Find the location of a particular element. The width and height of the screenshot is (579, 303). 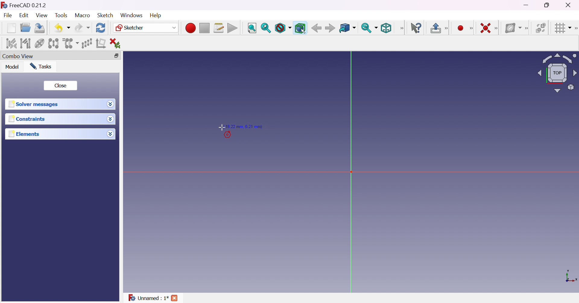

Fit all is located at coordinates (252, 28).